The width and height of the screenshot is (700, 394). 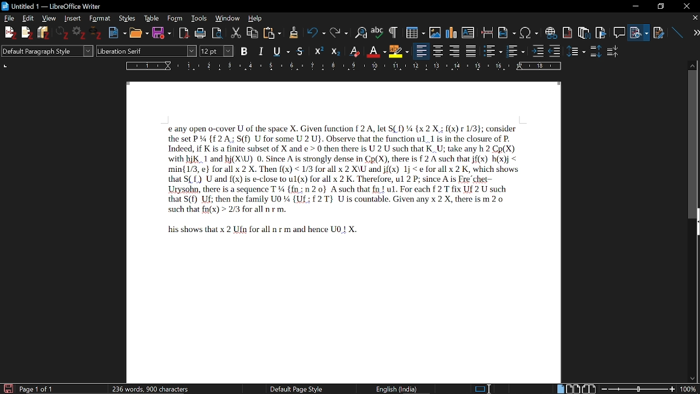 What do you see at coordinates (529, 32) in the screenshot?
I see `Insert symbol` at bounding box center [529, 32].